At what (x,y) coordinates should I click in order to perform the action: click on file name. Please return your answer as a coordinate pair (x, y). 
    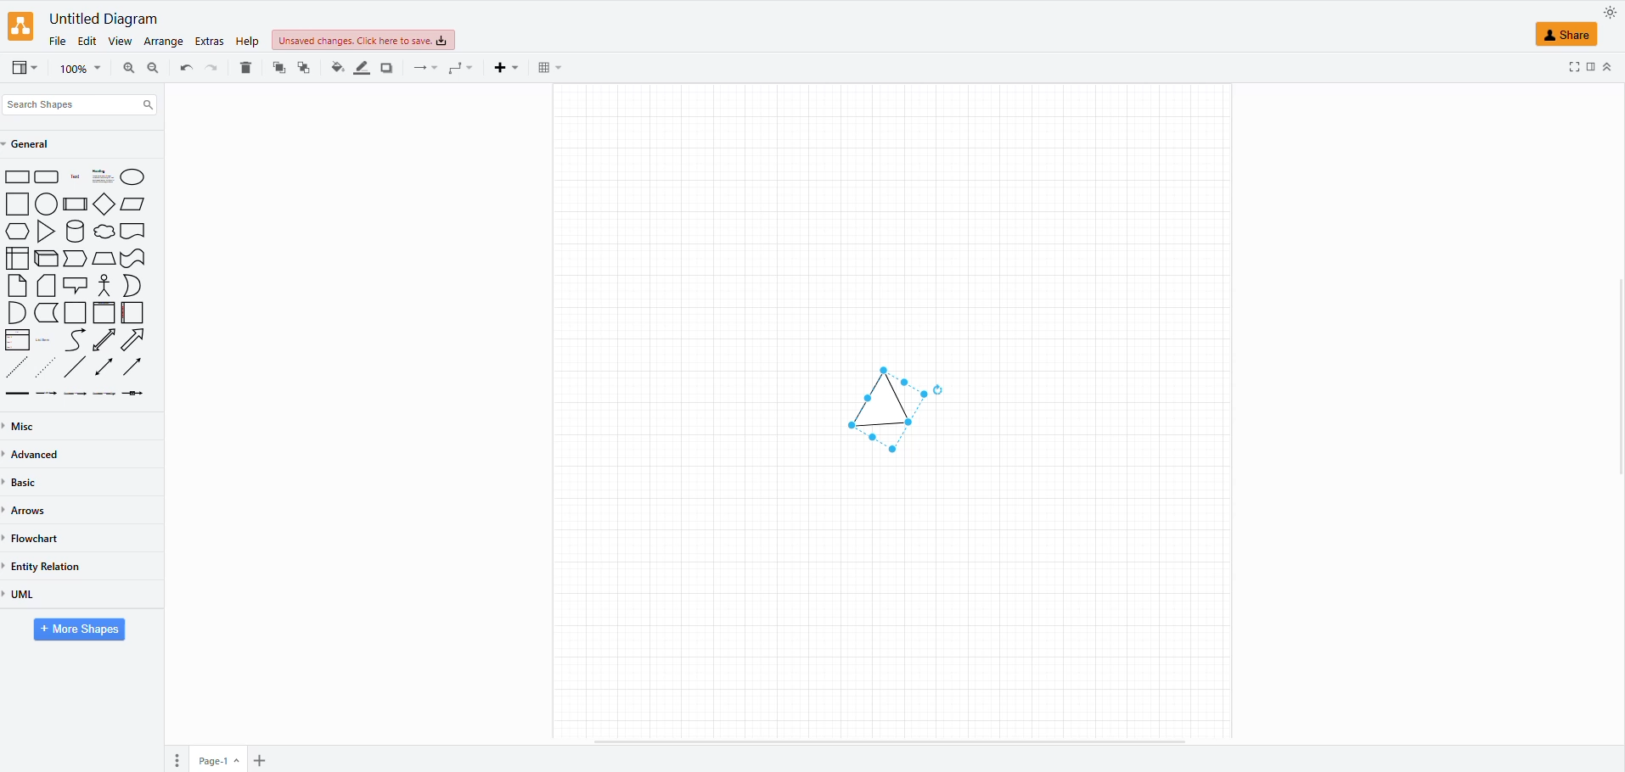
    Looking at the image, I should click on (100, 18).